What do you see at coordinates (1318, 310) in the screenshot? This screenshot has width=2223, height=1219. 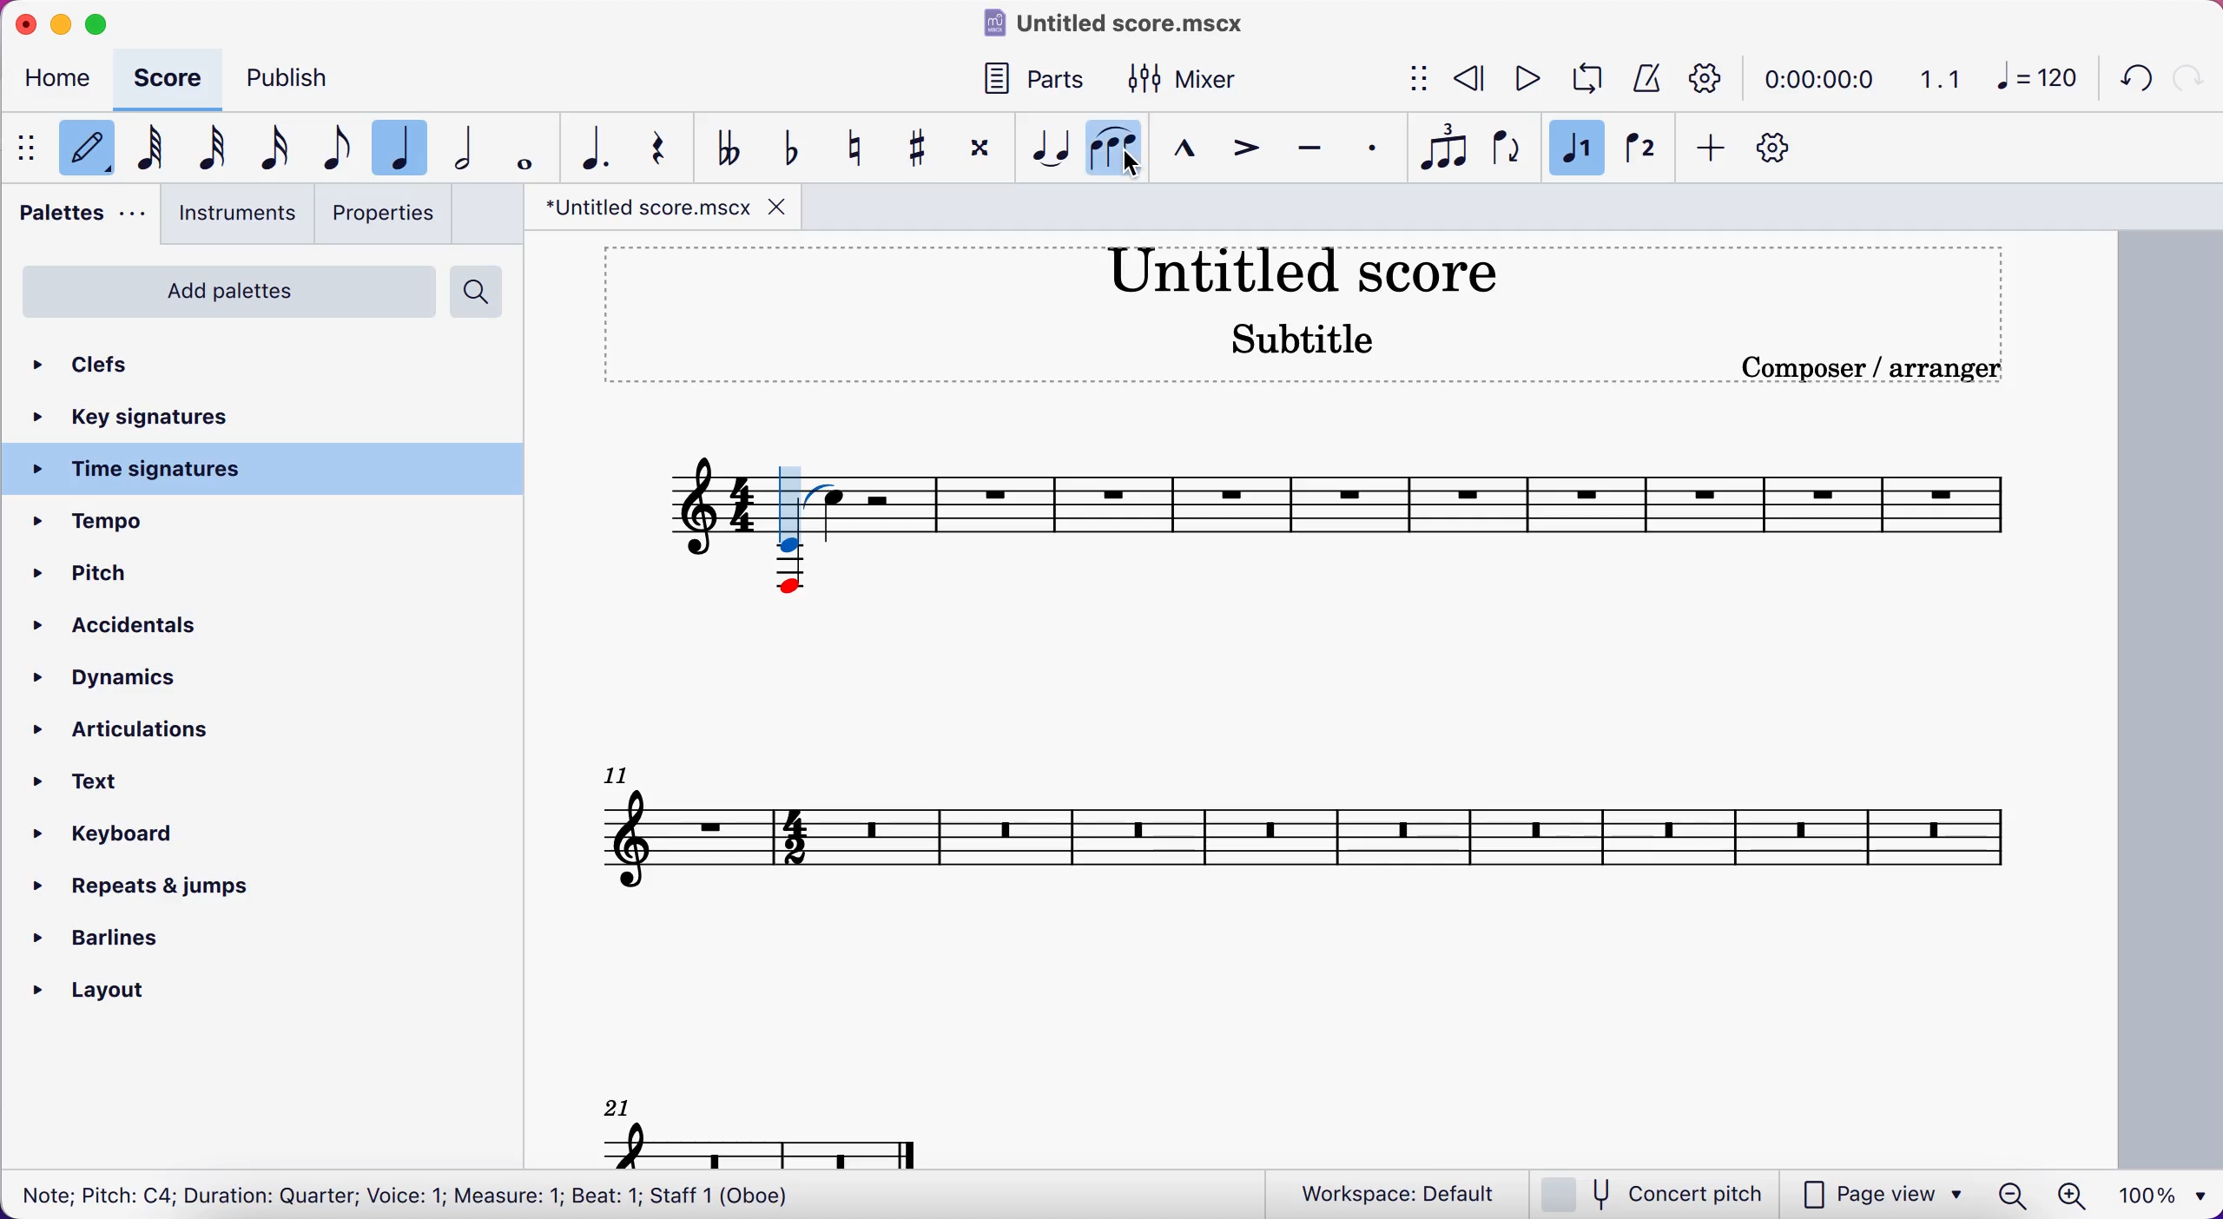 I see `untitled score subtitle composer/arranger` at bounding box center [1318, 310].